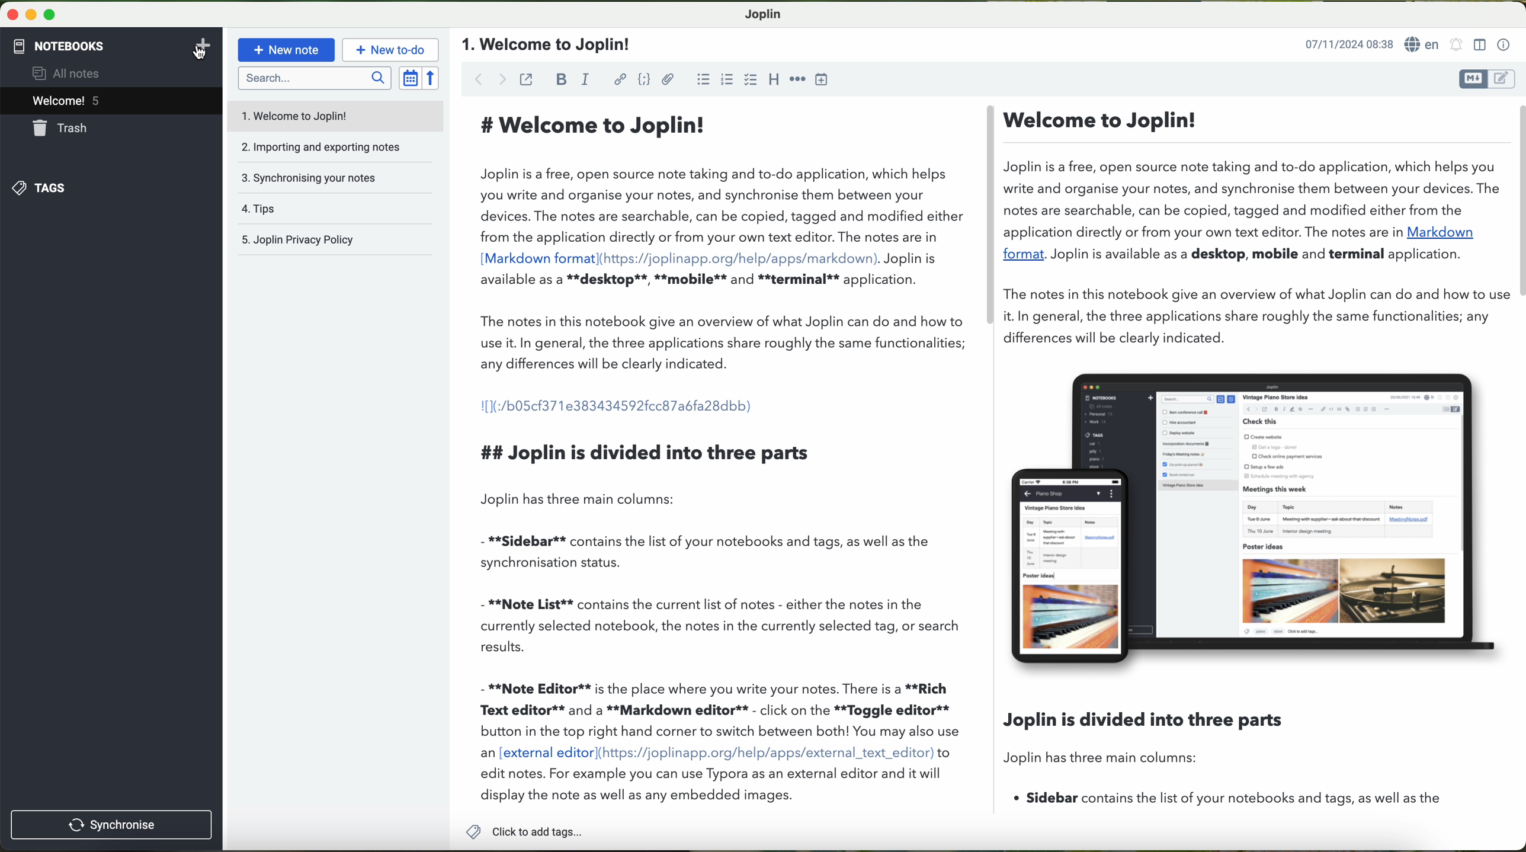 This screenshot has width=1526, height=852. I want to click on checkbox, so click(749, 79).